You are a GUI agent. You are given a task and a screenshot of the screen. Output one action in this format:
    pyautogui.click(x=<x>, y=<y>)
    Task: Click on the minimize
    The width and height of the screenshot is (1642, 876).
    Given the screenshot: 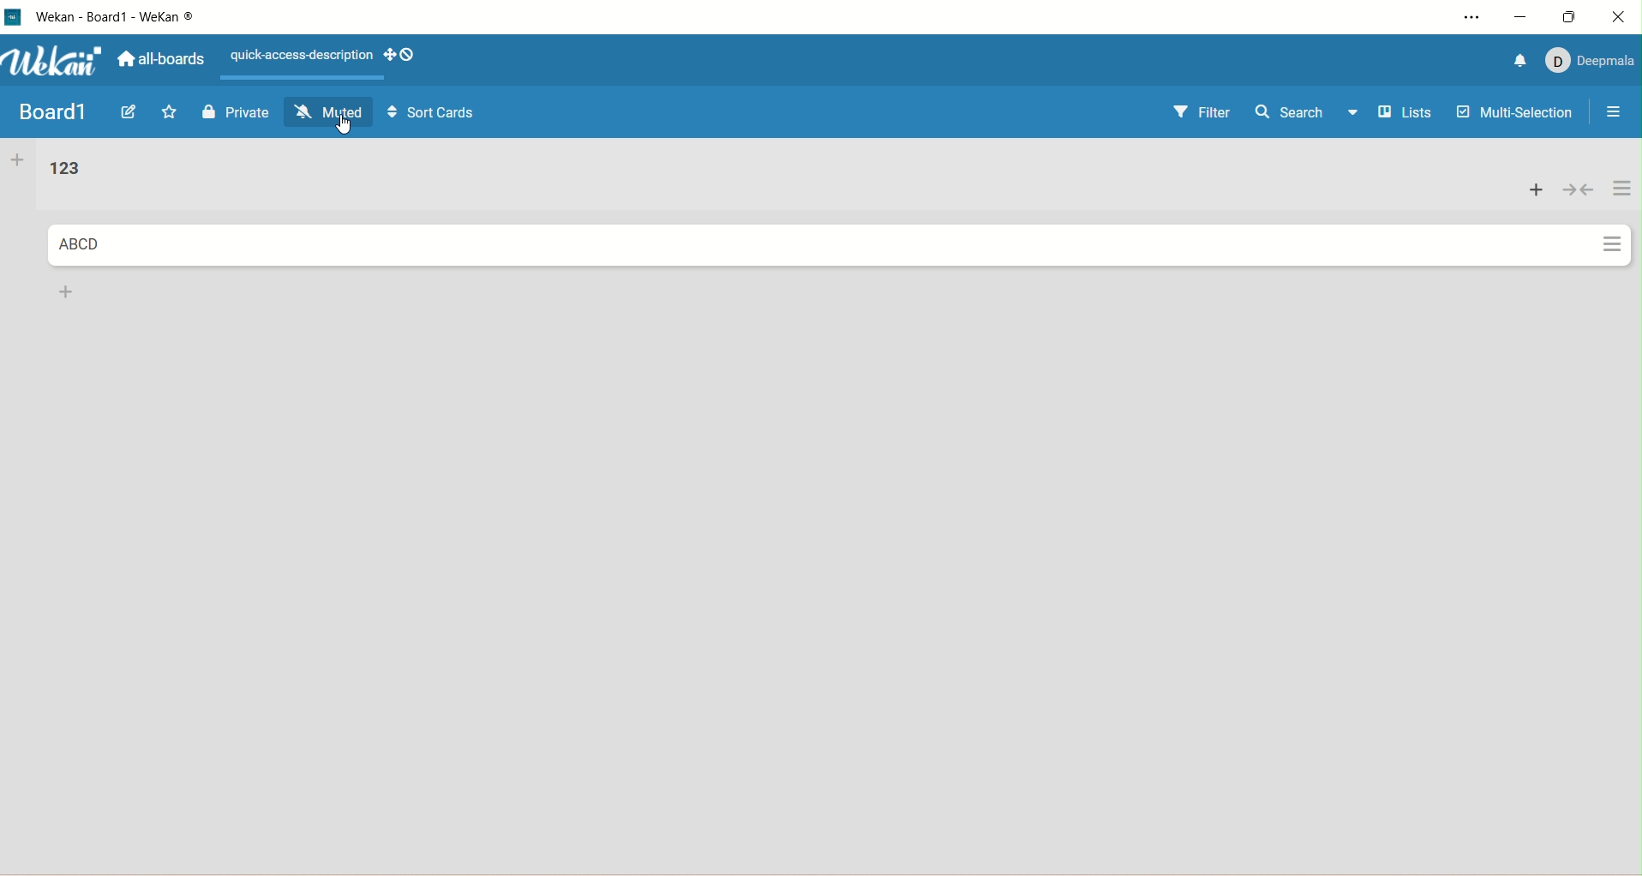 What is the action you would take?
    pyautogui.click(x=1519, y=19)
    